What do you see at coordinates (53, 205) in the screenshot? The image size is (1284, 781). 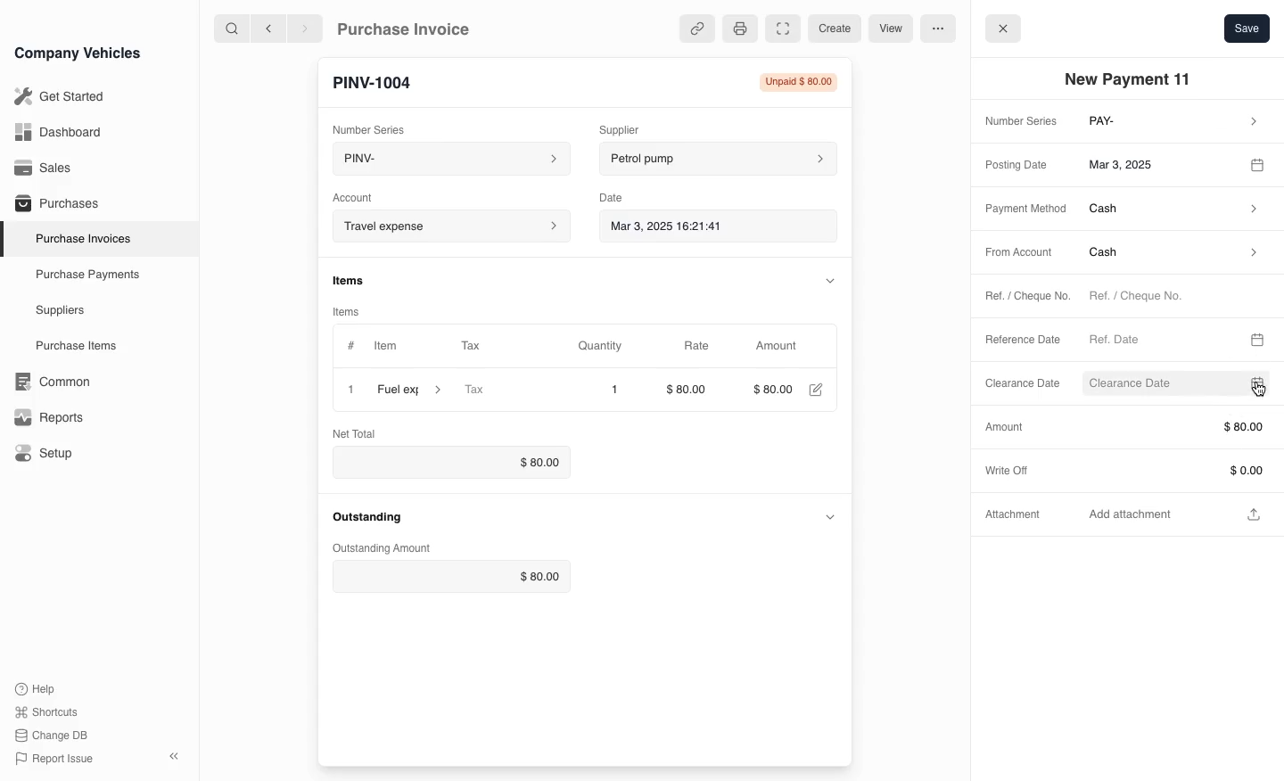 I see `Purchases` at bounding box center [53, 205].